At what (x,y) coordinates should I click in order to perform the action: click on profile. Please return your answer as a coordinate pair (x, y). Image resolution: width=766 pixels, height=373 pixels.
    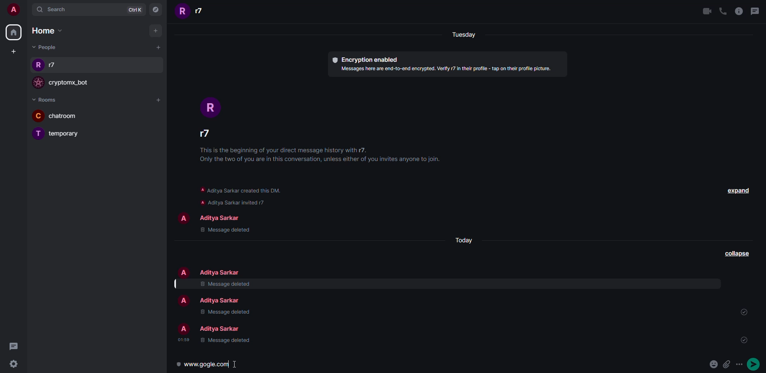
    Looking at the image, I should click on (211, 106).